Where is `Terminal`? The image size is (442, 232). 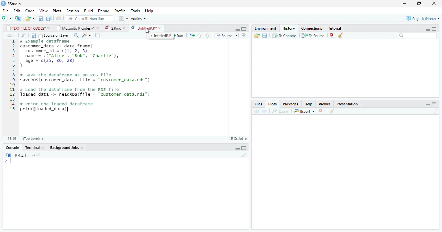 Terminal is located at coordinates (32, 148).